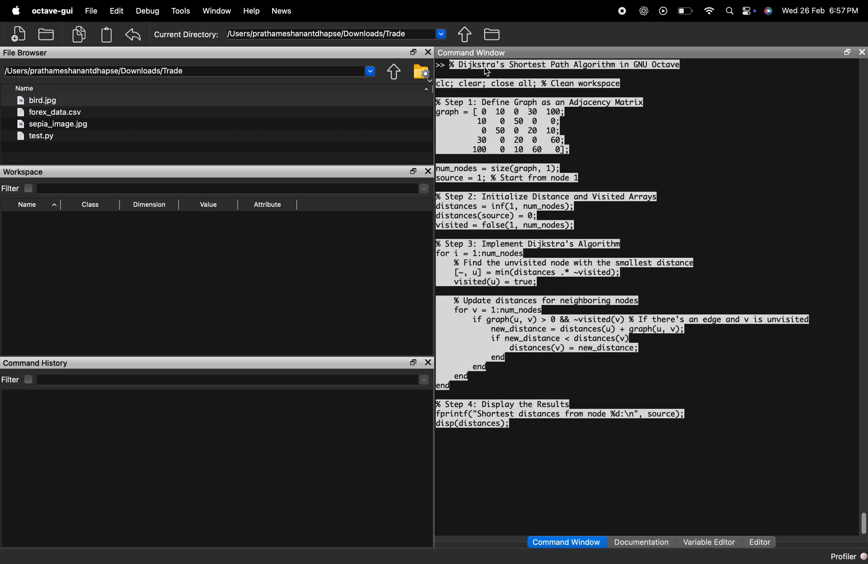  Describe the element at coordinates (18, 188) in the screenshot. I see `filter` at that location.